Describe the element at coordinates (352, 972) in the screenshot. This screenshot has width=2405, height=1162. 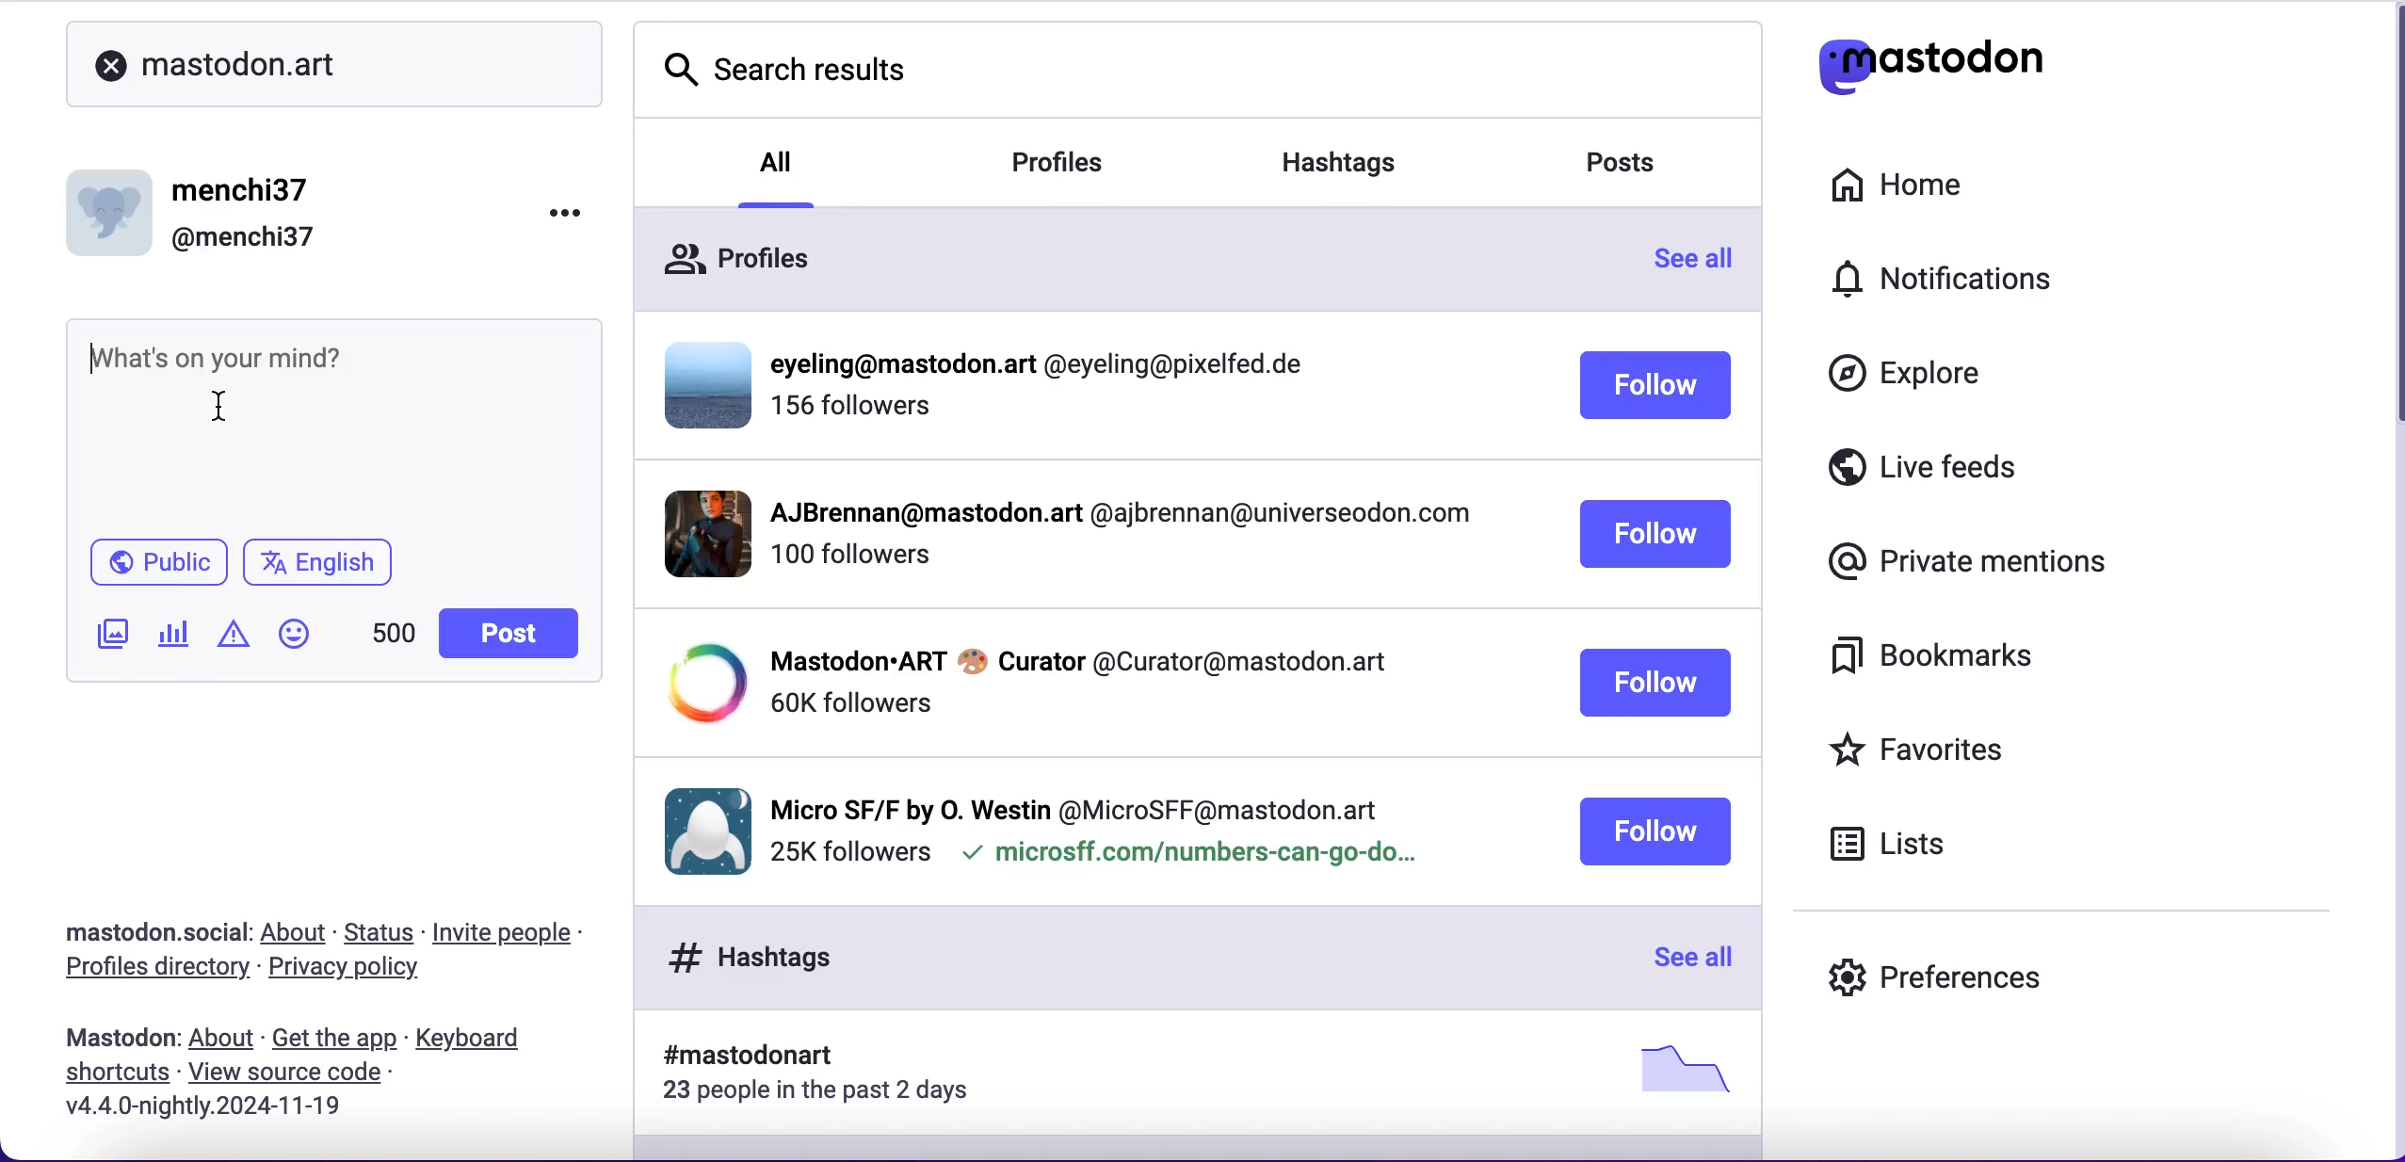
I see `privacy policy` at that location.